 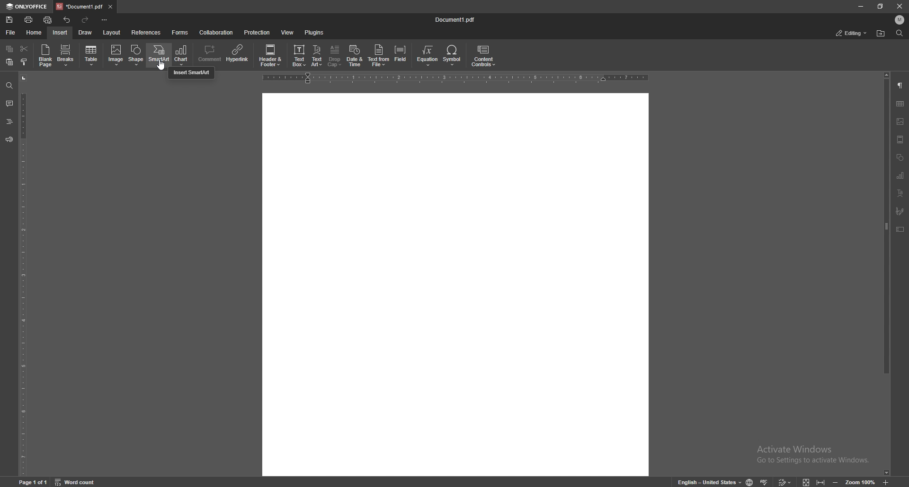 I want to click on close tab, so click(x=111, y=6).